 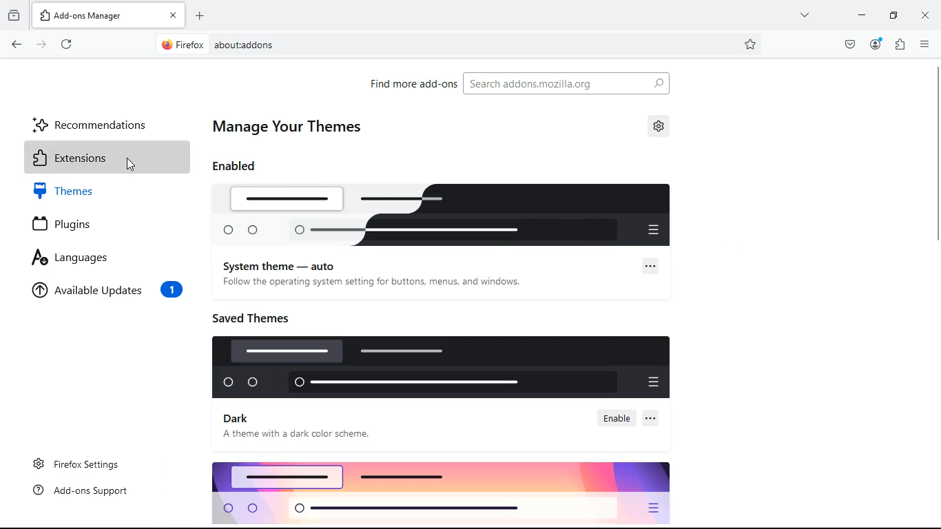 I want to click on maximize, so click(x=892, y=15).